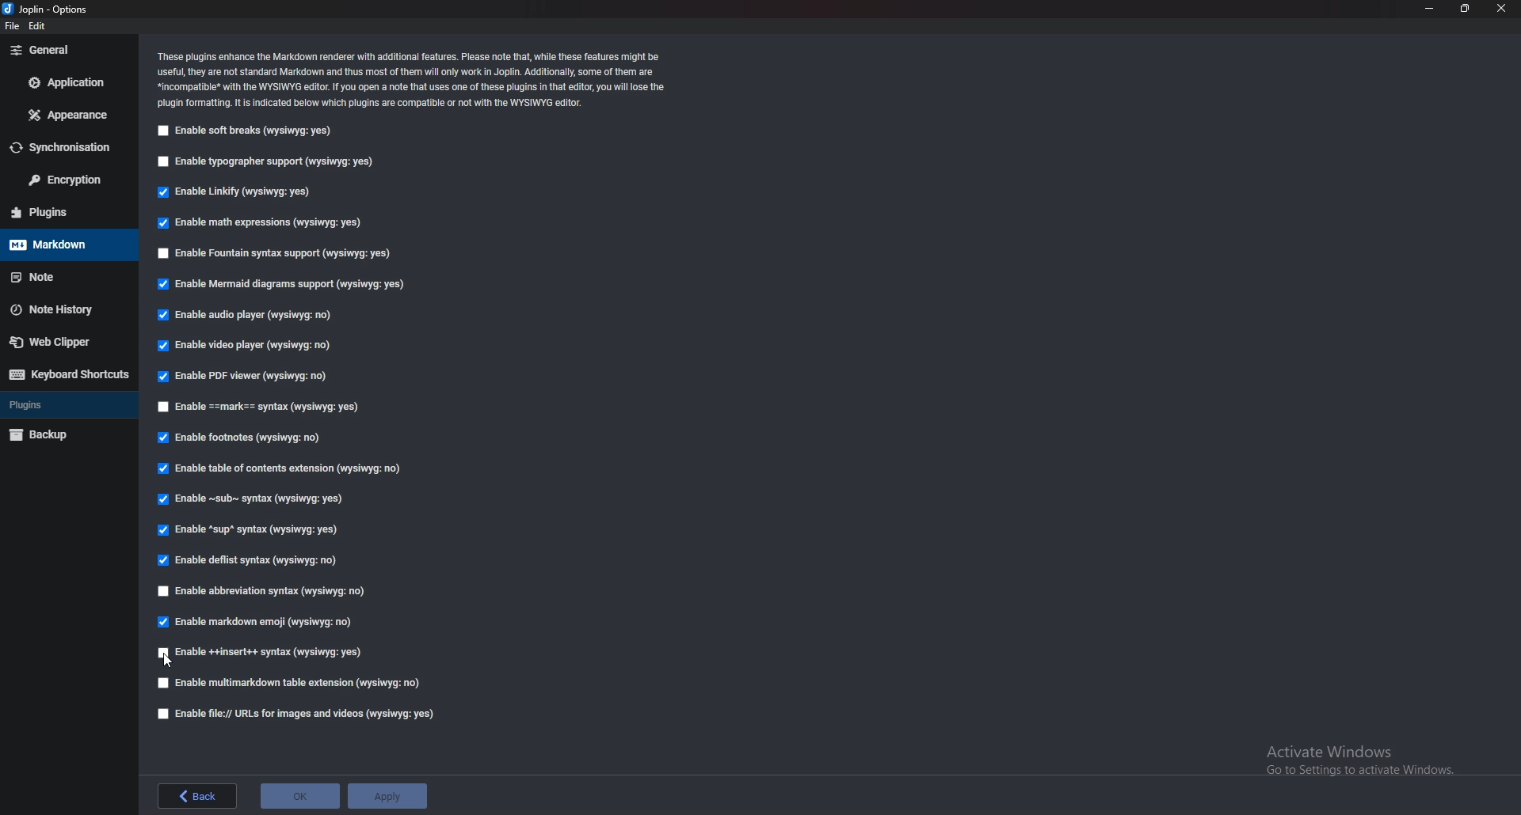  Describe the element at coordinates (387, 796) in the screenshot. I see `apply` at that location.